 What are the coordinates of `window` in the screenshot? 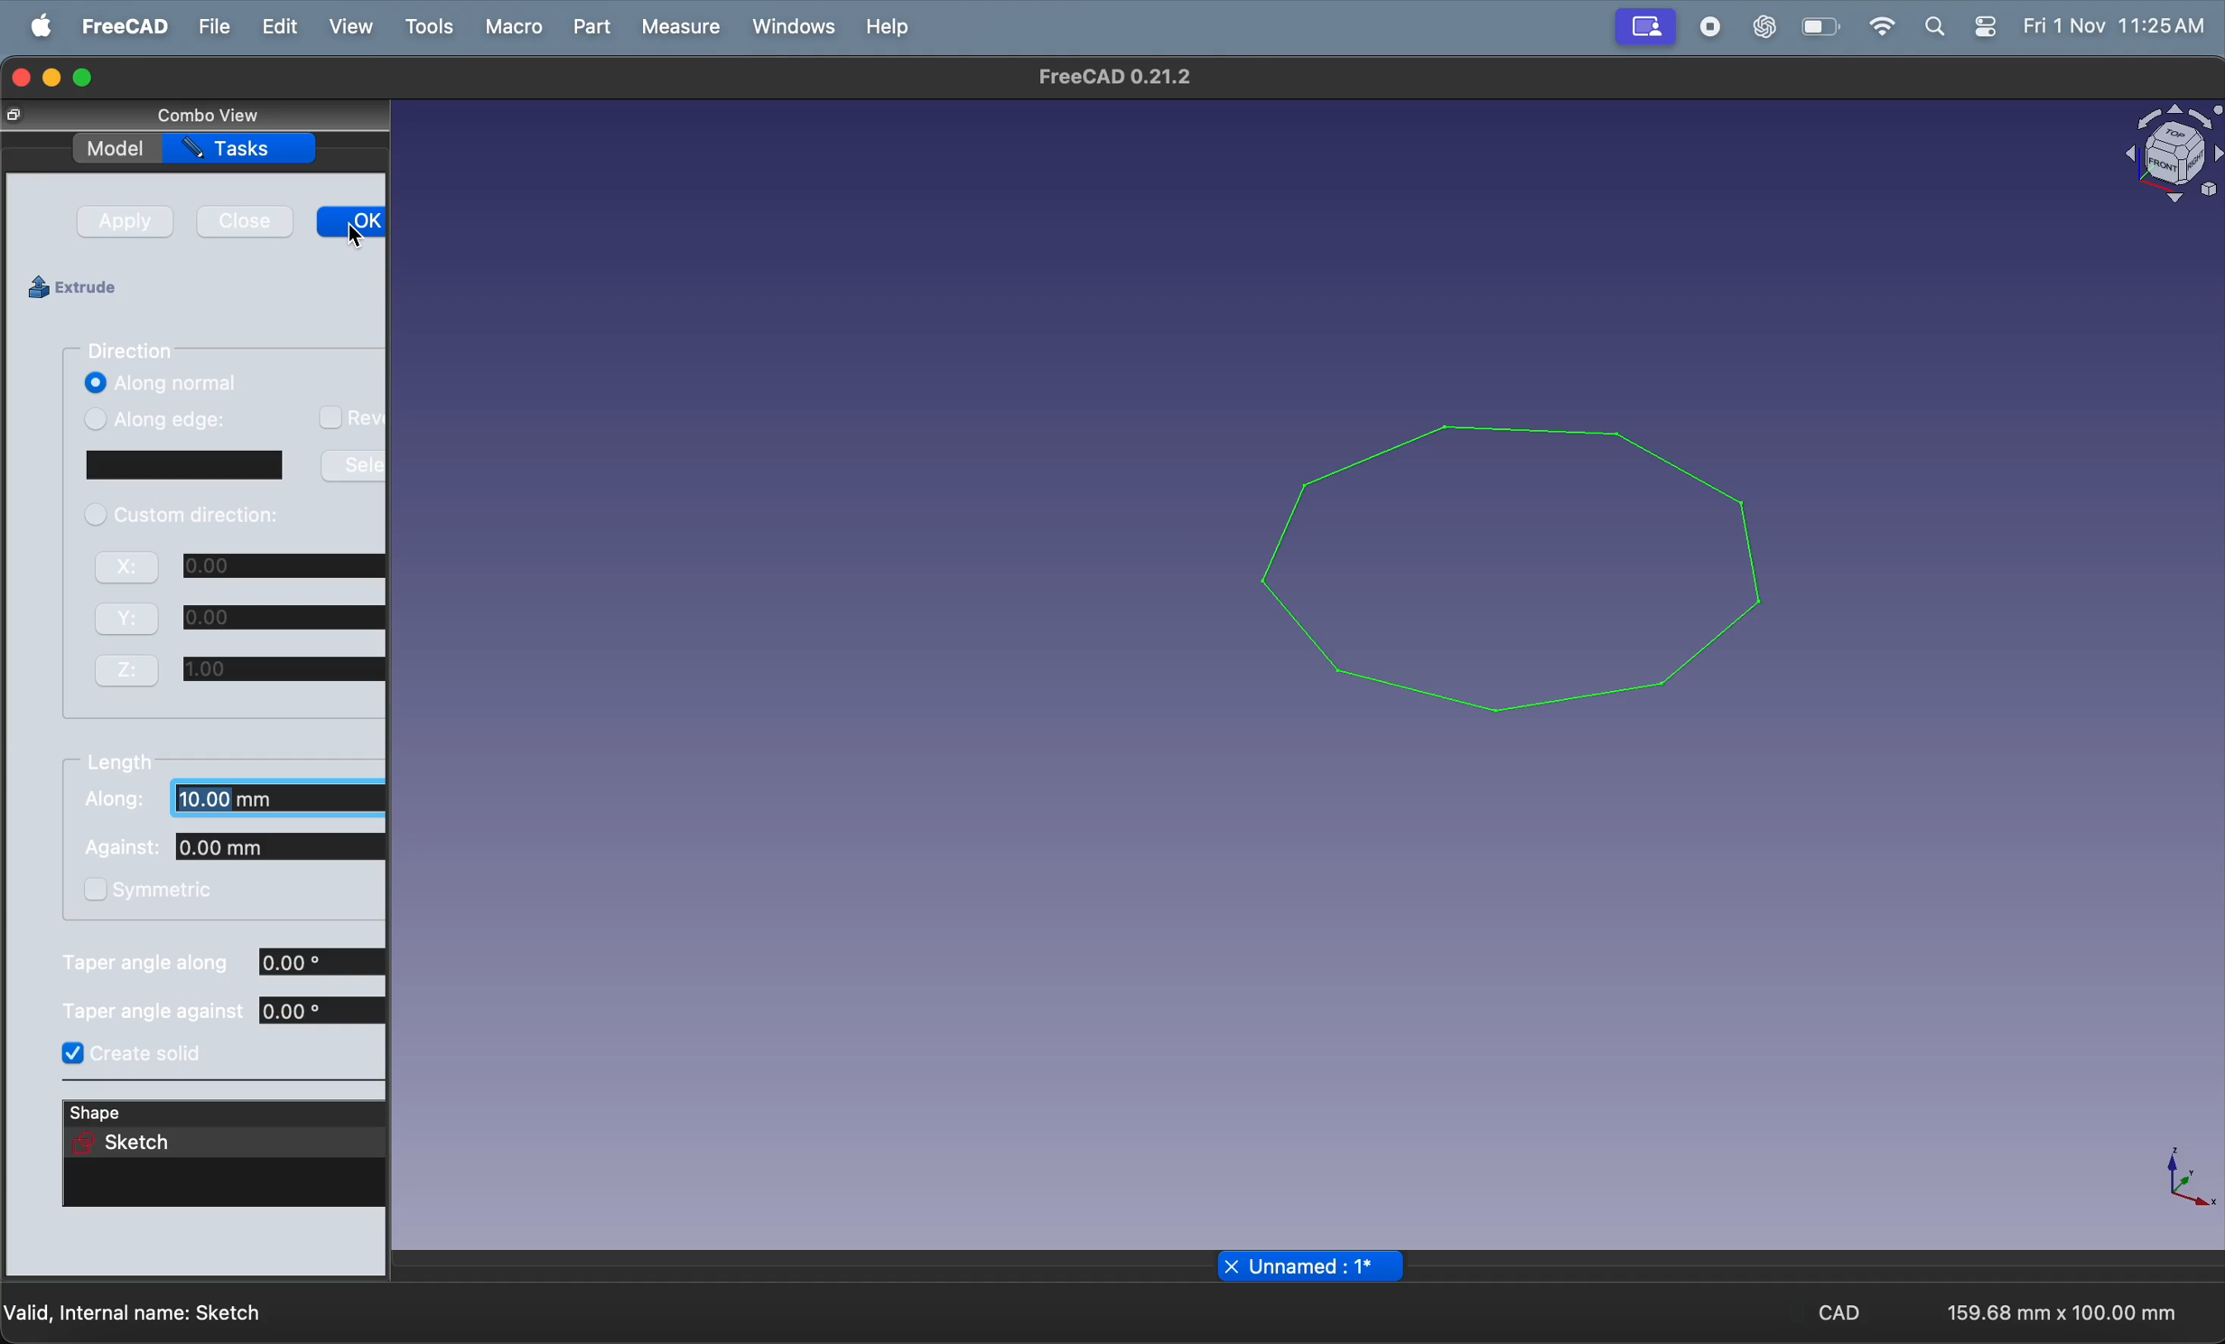 It's located at (182, 463).